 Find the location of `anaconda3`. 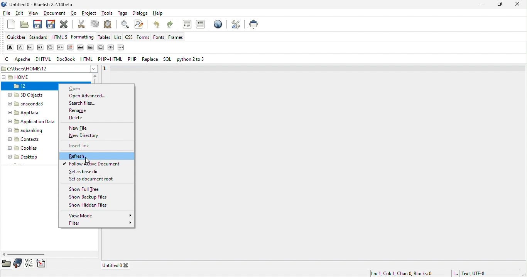

anaconda3 is located at coordinates (31, 105).